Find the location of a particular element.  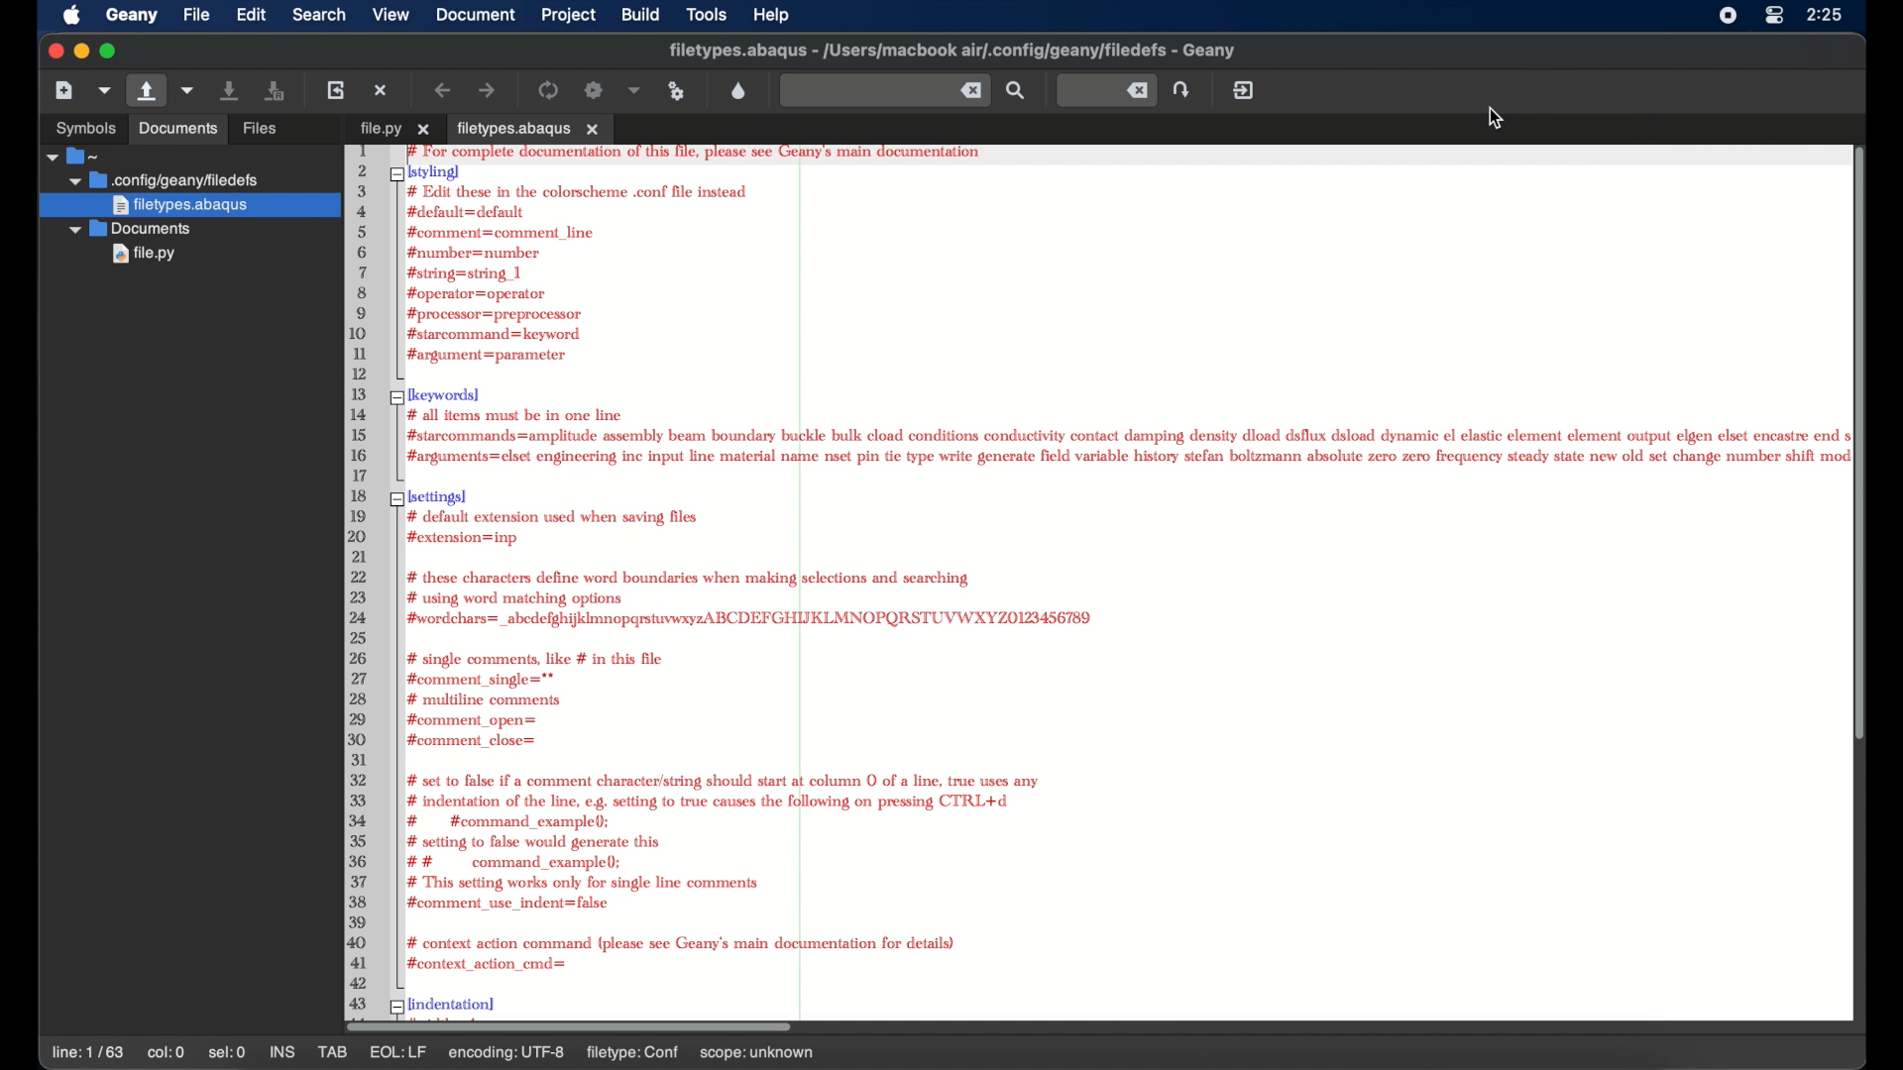

file is located at coordinates (196, 15).